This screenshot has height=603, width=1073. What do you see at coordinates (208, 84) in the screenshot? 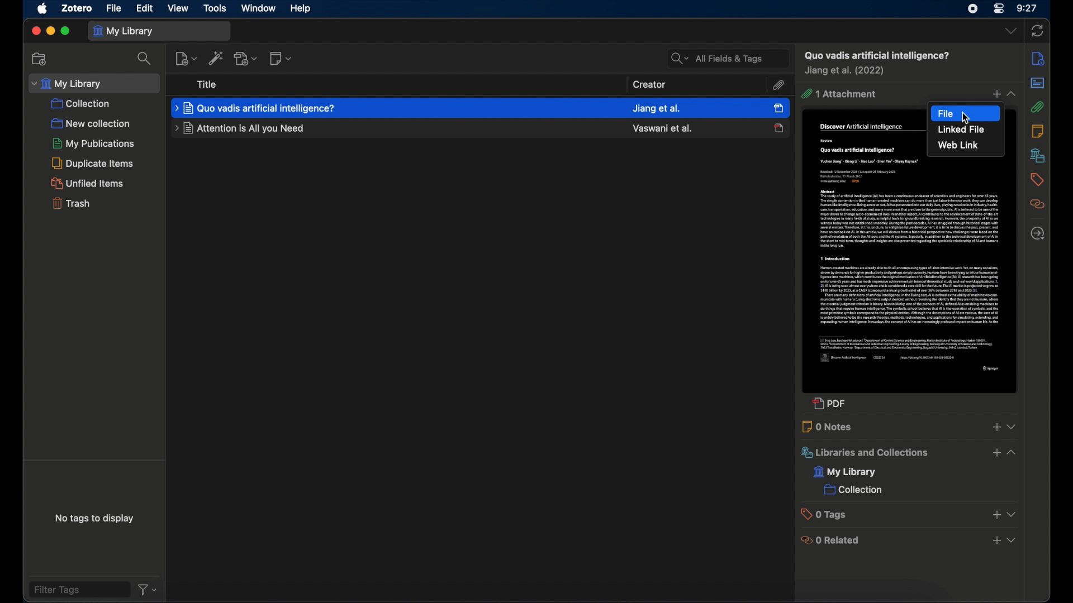
I see `title` at bounding box center [208, 84].